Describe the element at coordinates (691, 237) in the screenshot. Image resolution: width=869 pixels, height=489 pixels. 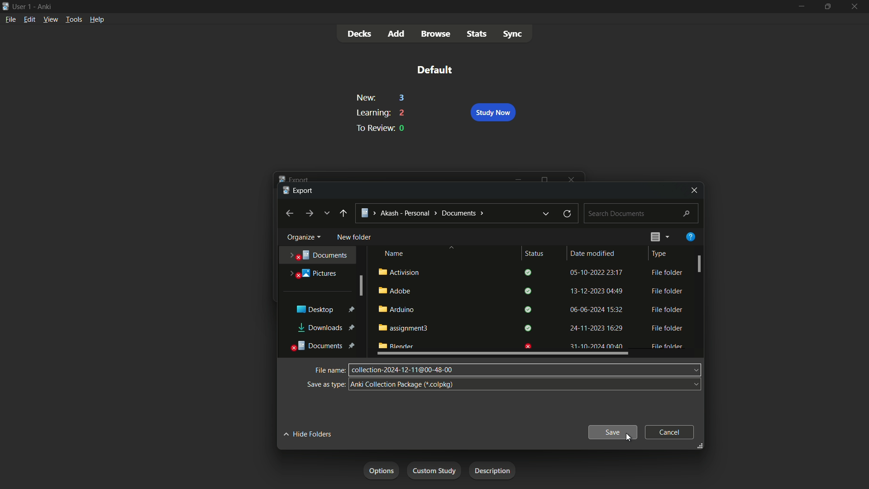
I see `get help` at that location.